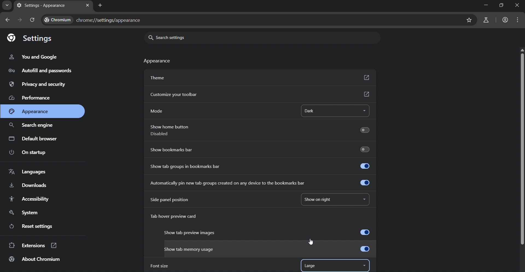 The image size is (525, 272). Describe the element at coordinates (32, 19) in the screenshot. I see `reload page` at that location.